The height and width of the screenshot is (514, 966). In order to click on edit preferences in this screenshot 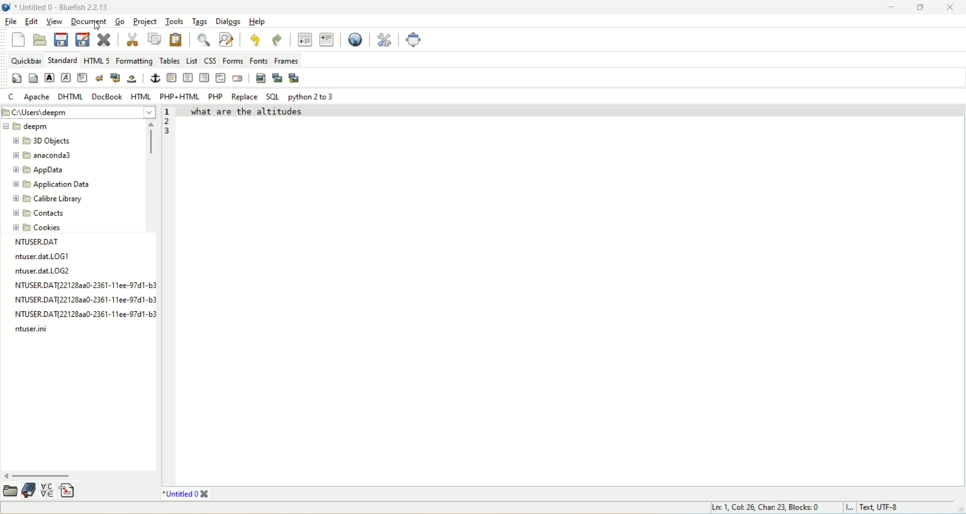, I will do `click(382, 38)`.